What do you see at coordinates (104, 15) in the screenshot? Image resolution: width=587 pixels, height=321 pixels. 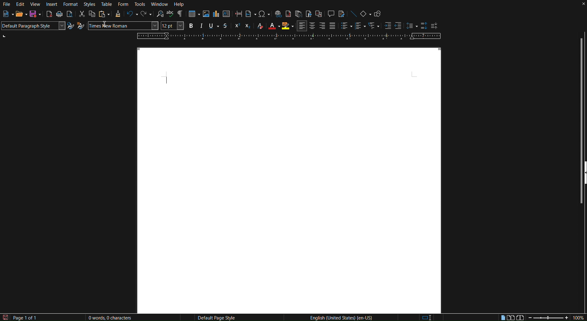 I see `Paste` at bounding box center [104, 15].